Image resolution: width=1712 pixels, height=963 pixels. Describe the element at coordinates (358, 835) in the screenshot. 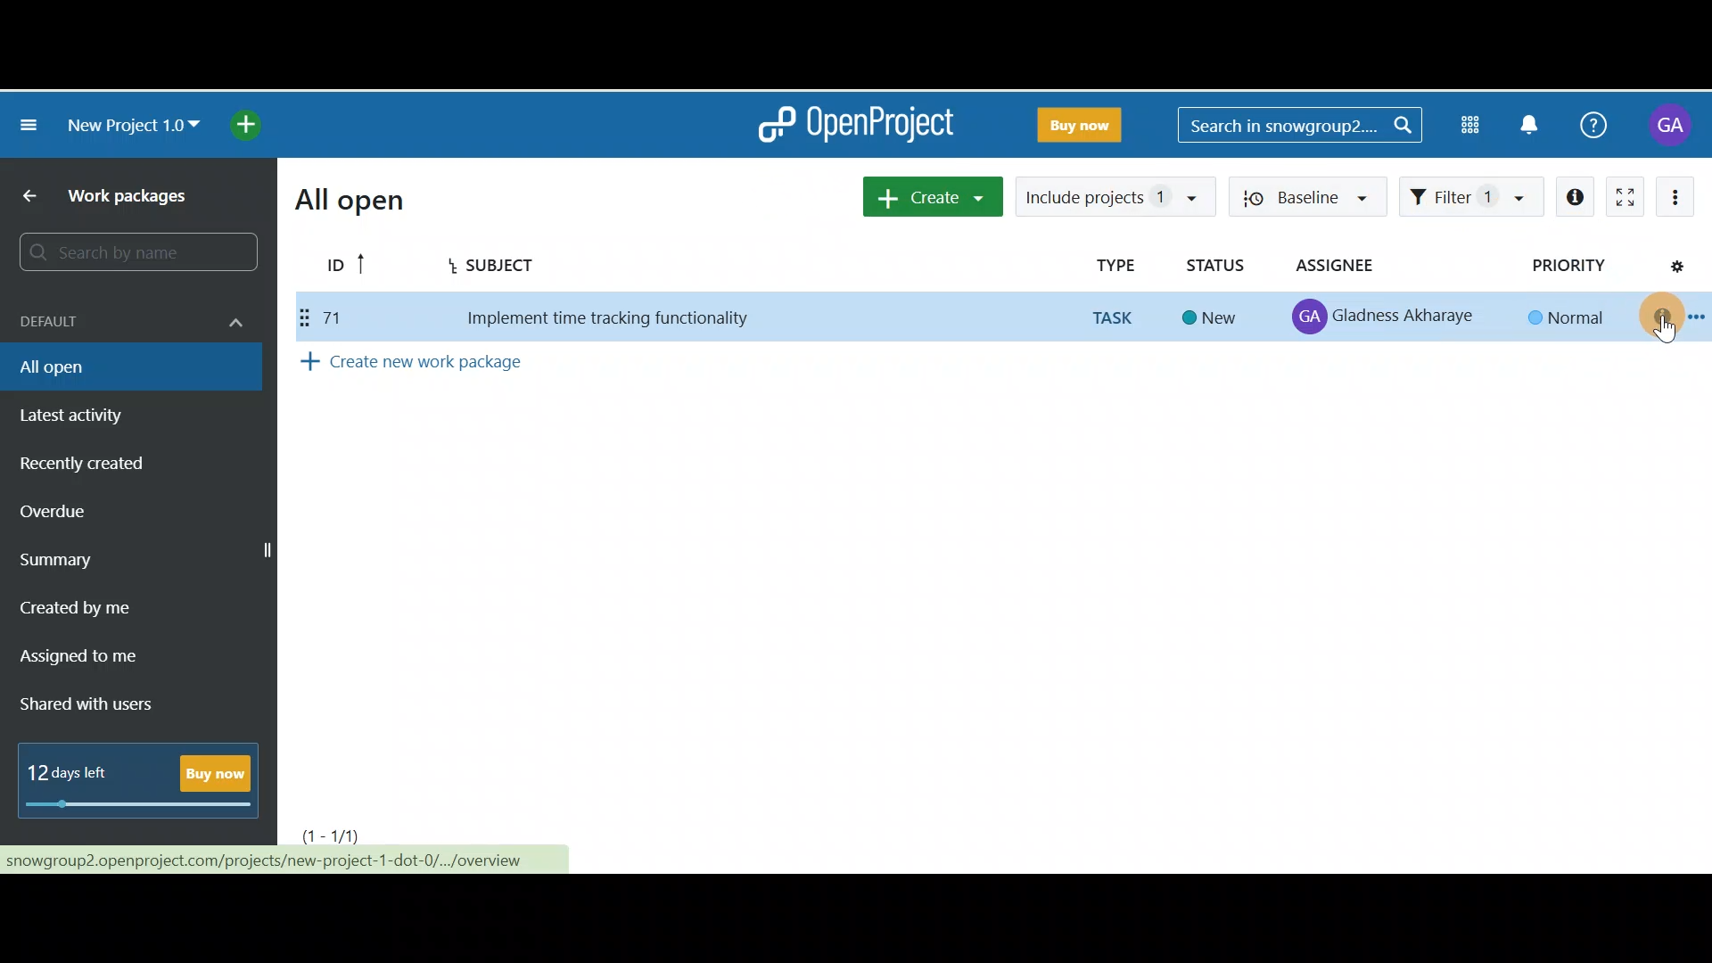

I see `Page number` at that location.